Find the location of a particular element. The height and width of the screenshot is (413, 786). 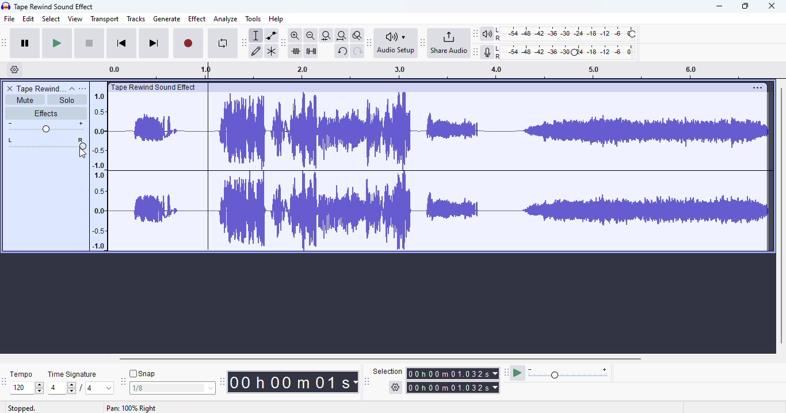

vertical scroll bar is located at coordinates (781, 215).